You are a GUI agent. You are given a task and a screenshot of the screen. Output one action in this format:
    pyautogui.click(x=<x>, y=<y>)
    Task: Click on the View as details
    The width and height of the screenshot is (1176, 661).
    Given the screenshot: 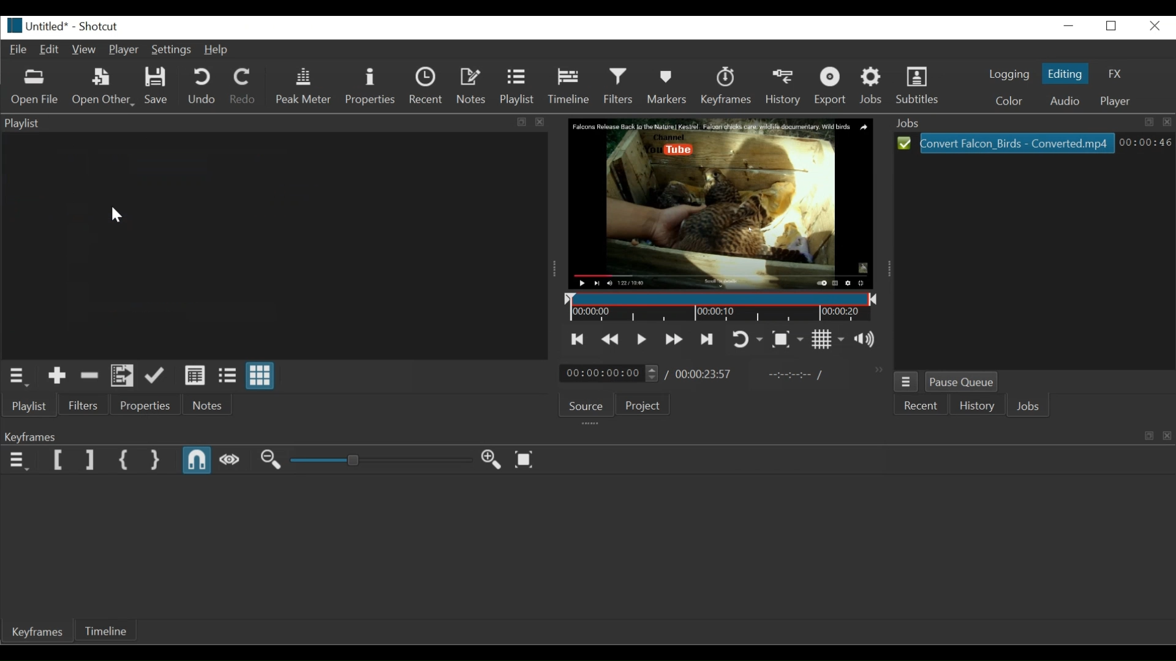 What is the action you would take?
    pyautogui.click(x=195, y=377)
    